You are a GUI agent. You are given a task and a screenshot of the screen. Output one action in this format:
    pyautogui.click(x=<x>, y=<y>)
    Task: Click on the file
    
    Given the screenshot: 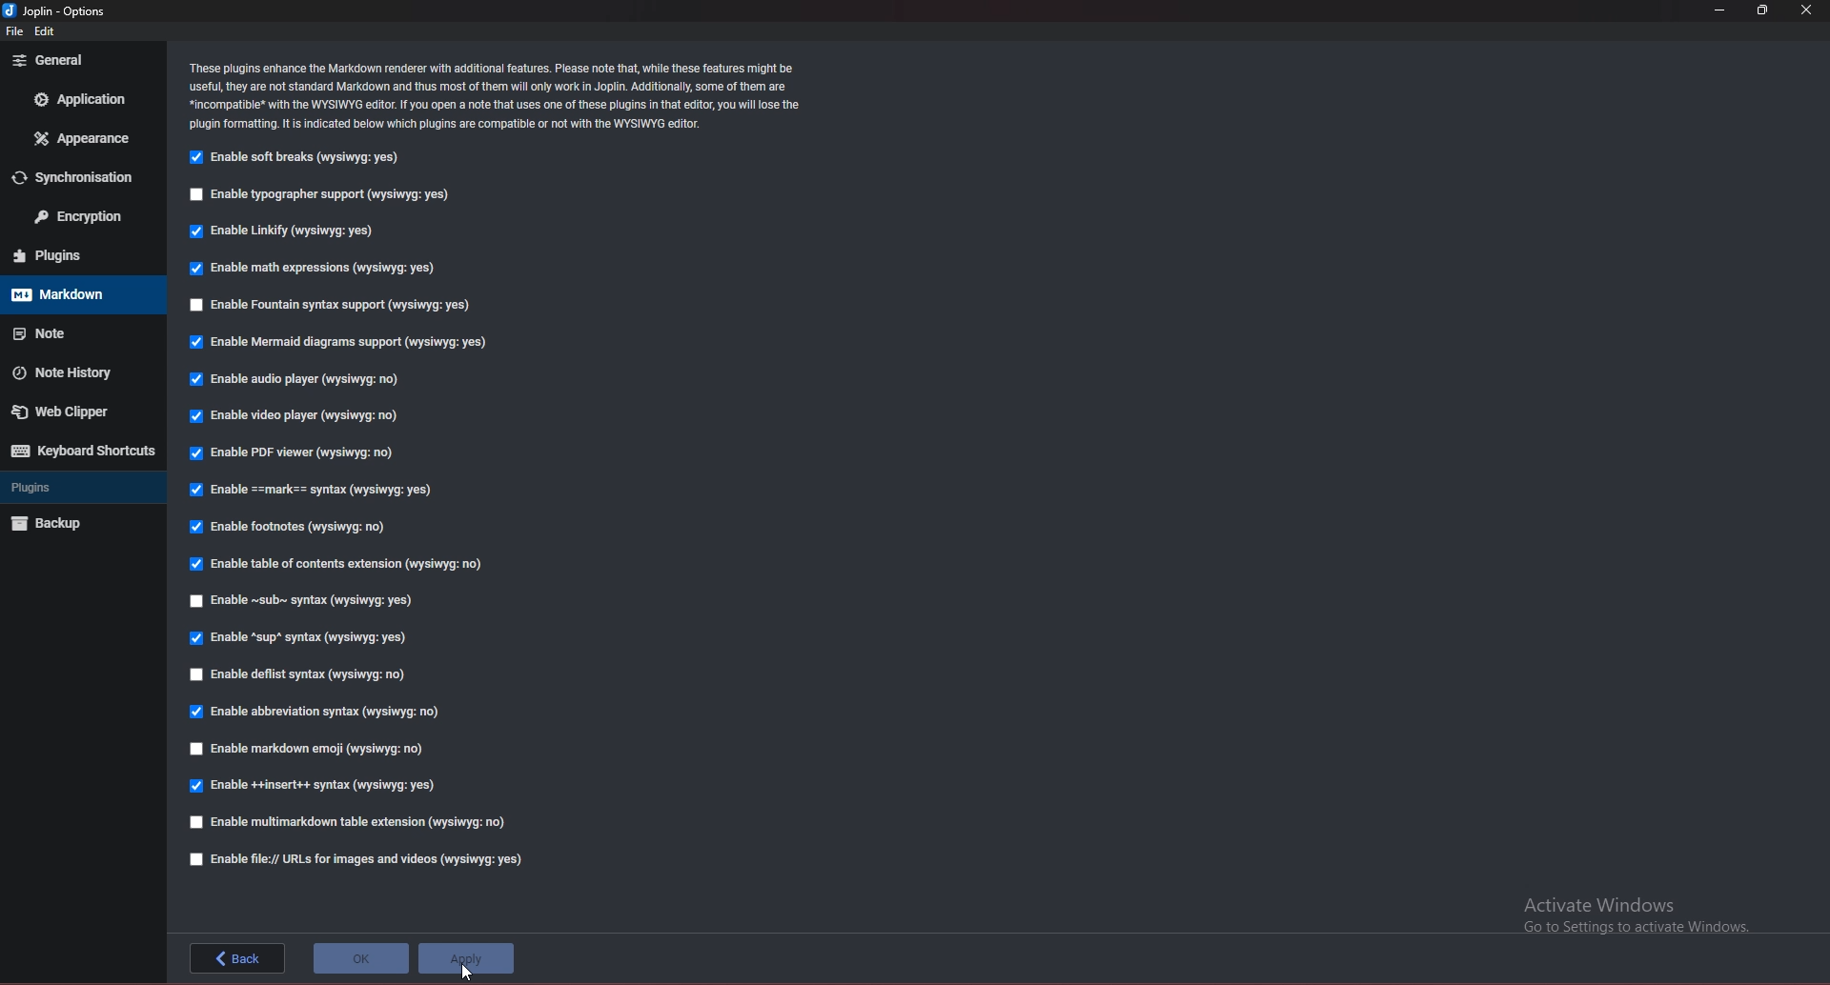 What is the action you would take?
    pyautogui.click(x=13, y=32)
    